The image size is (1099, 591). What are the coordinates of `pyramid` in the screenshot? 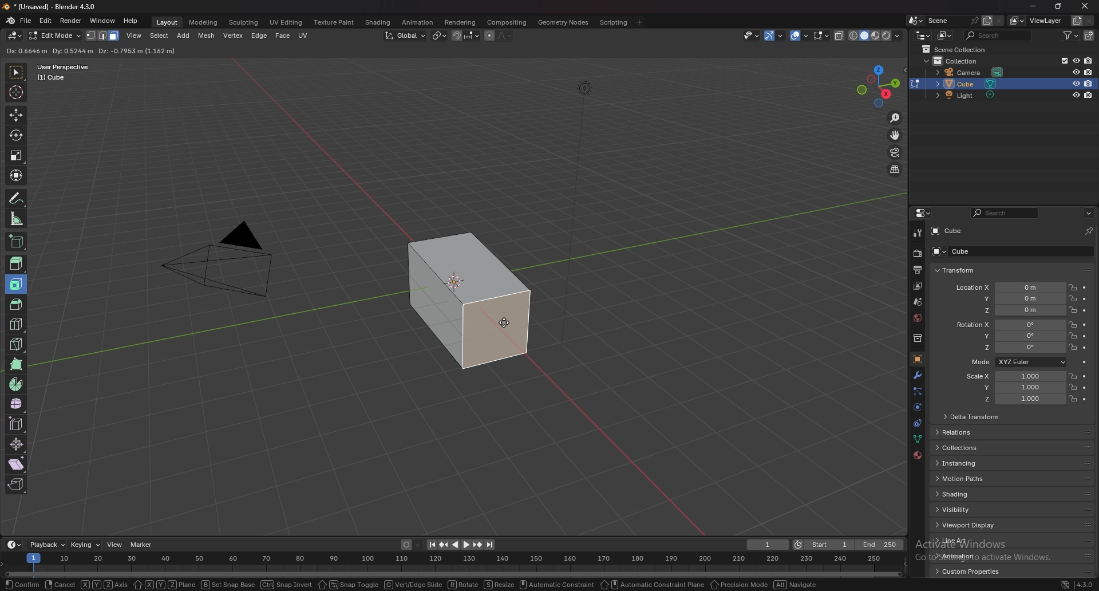 It's located at (221, 269).